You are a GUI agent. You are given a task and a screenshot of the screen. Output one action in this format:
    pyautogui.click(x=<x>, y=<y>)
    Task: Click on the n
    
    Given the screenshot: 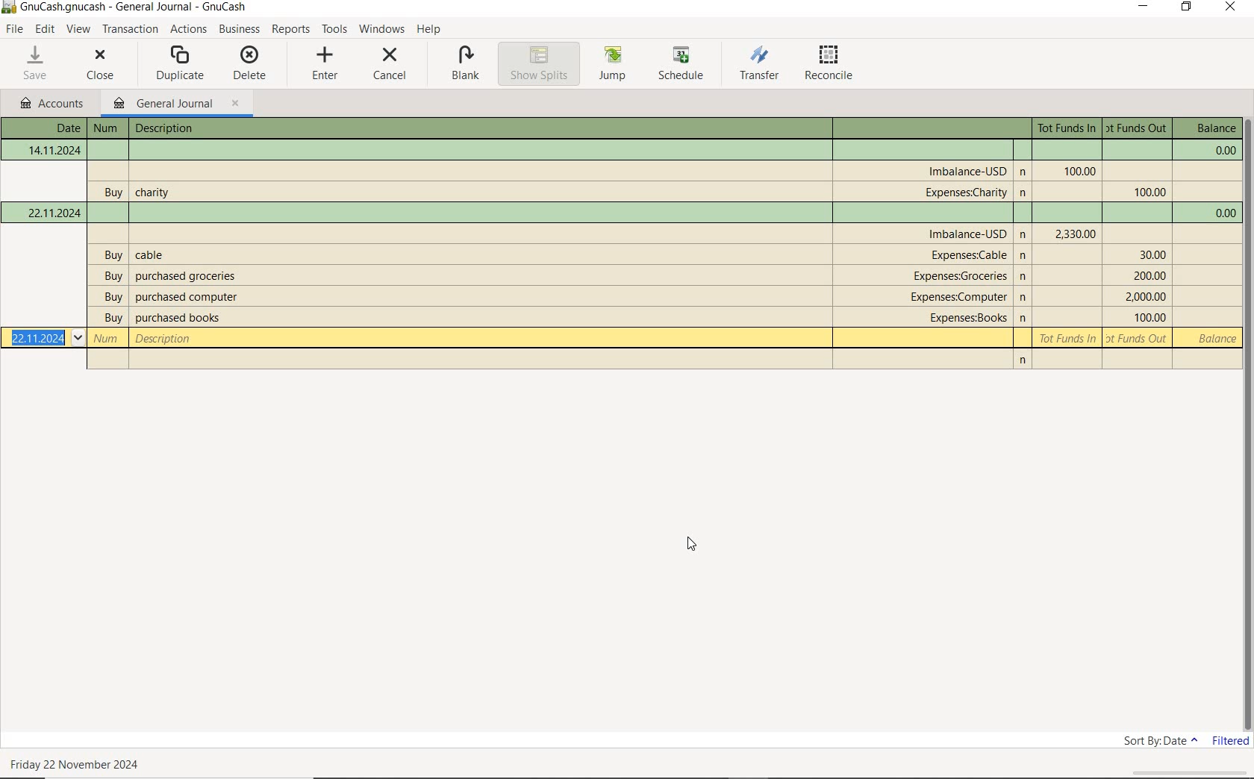 What is the action you would take?
    pyautogui.click(x=1024, y=171)
    